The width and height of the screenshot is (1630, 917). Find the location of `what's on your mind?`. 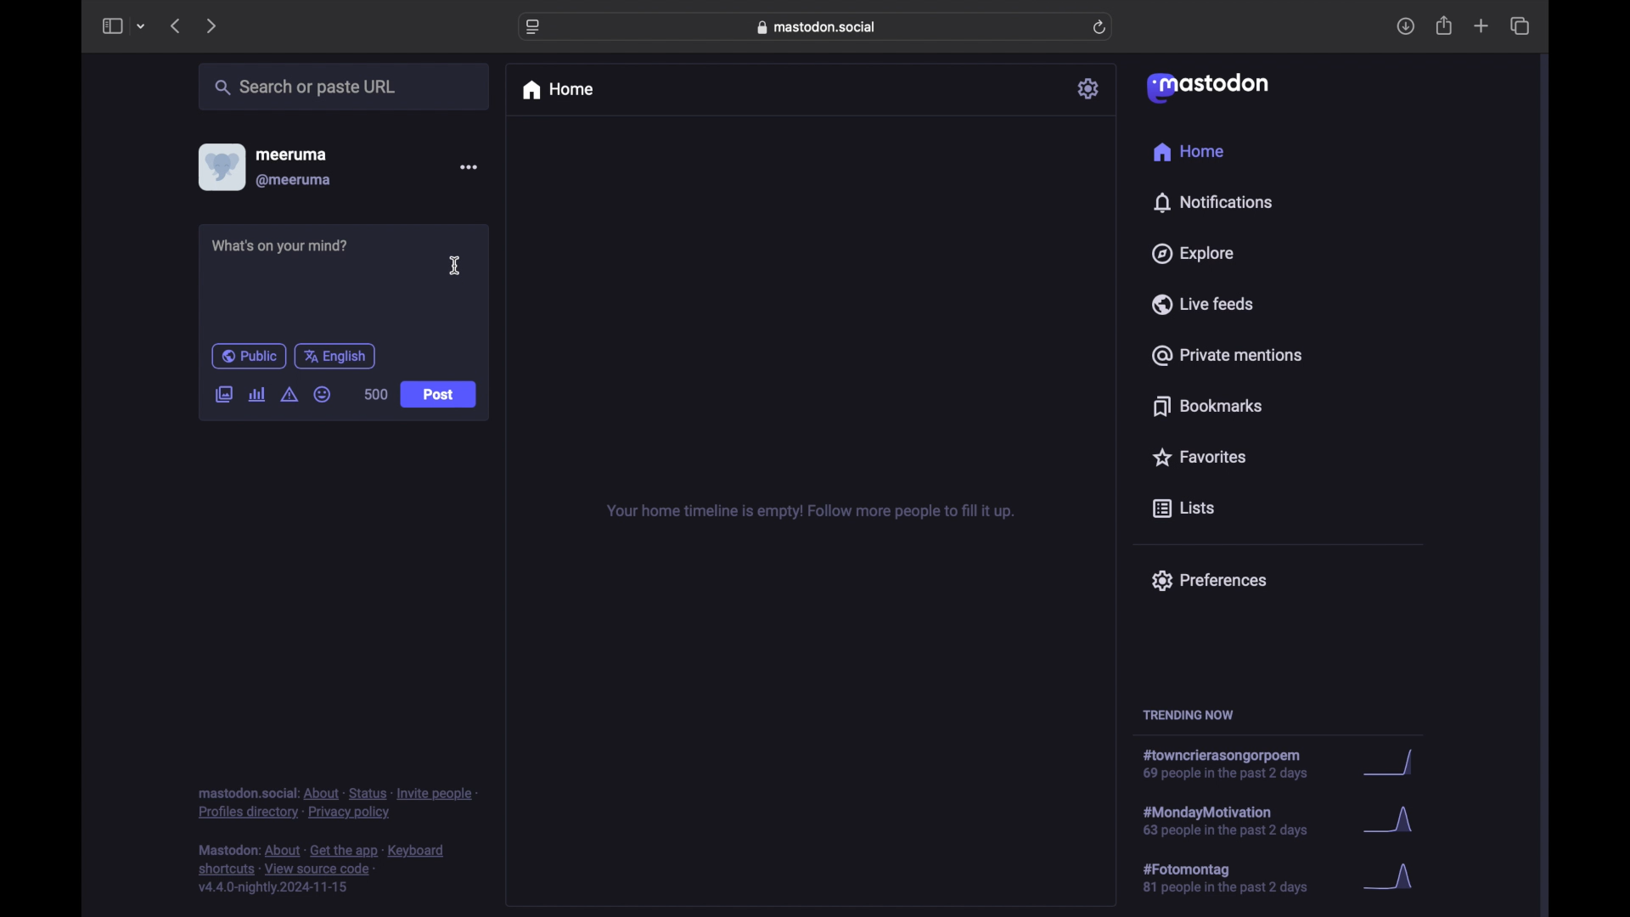

what's on your mind? is located at coordinates (279, 245).